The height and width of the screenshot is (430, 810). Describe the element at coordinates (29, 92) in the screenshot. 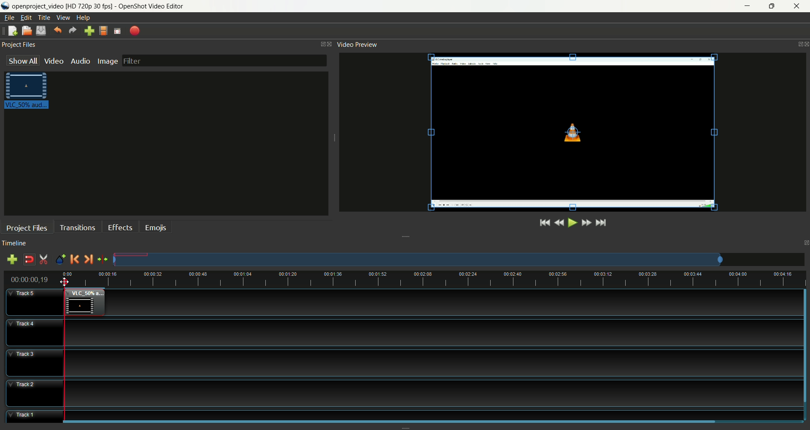

I see `video clip` at that location.